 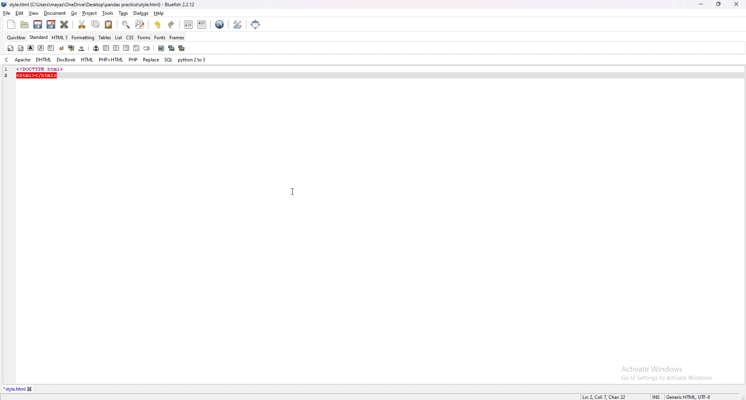 What do you see at coordinates (90, 13) in the screenshot?
I see `project` at bounding box center [90, 13].